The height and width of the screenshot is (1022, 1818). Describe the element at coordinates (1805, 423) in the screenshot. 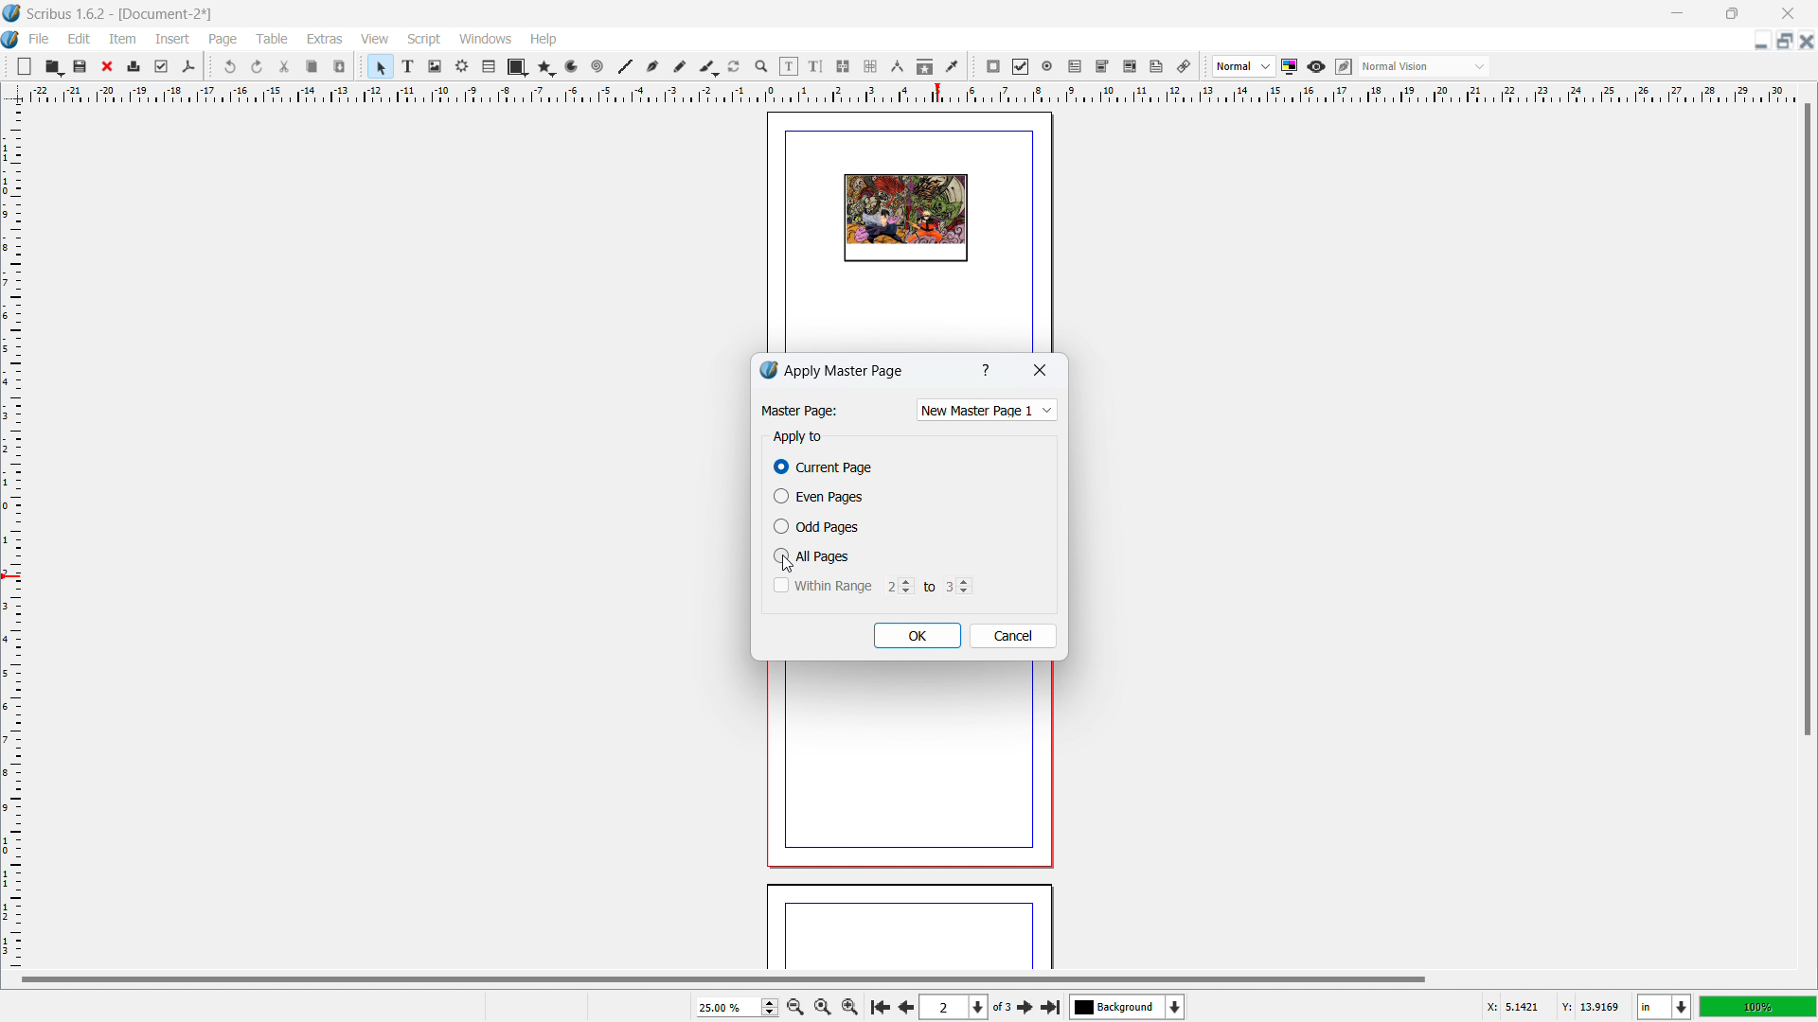

I see `vertical scroll bar` at that location.